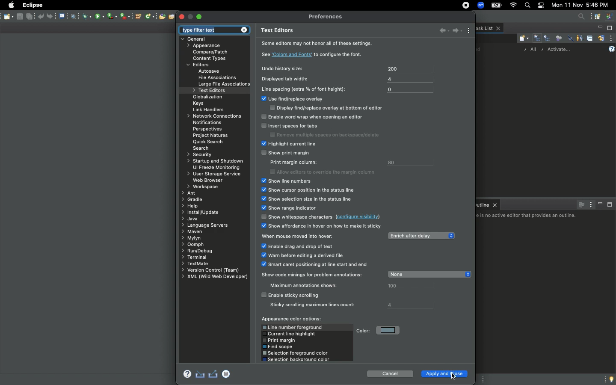 Image resolution: width=616 pixels, height=385 pixels. I want to click on Task list, so click(489, 28).